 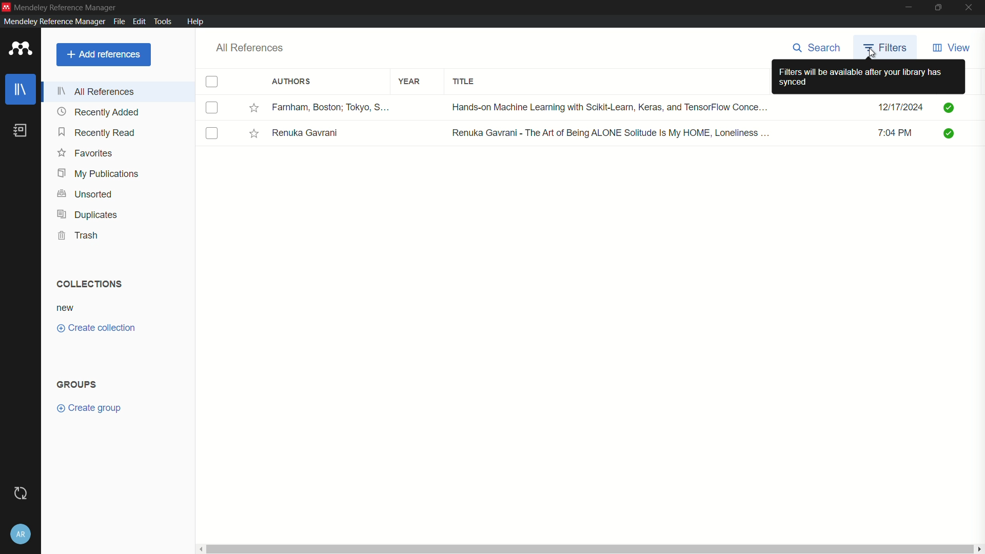 What do you see at coordinates (21, 48) in the screenshot?
I see `app icon` at bounding box center [21, 48].